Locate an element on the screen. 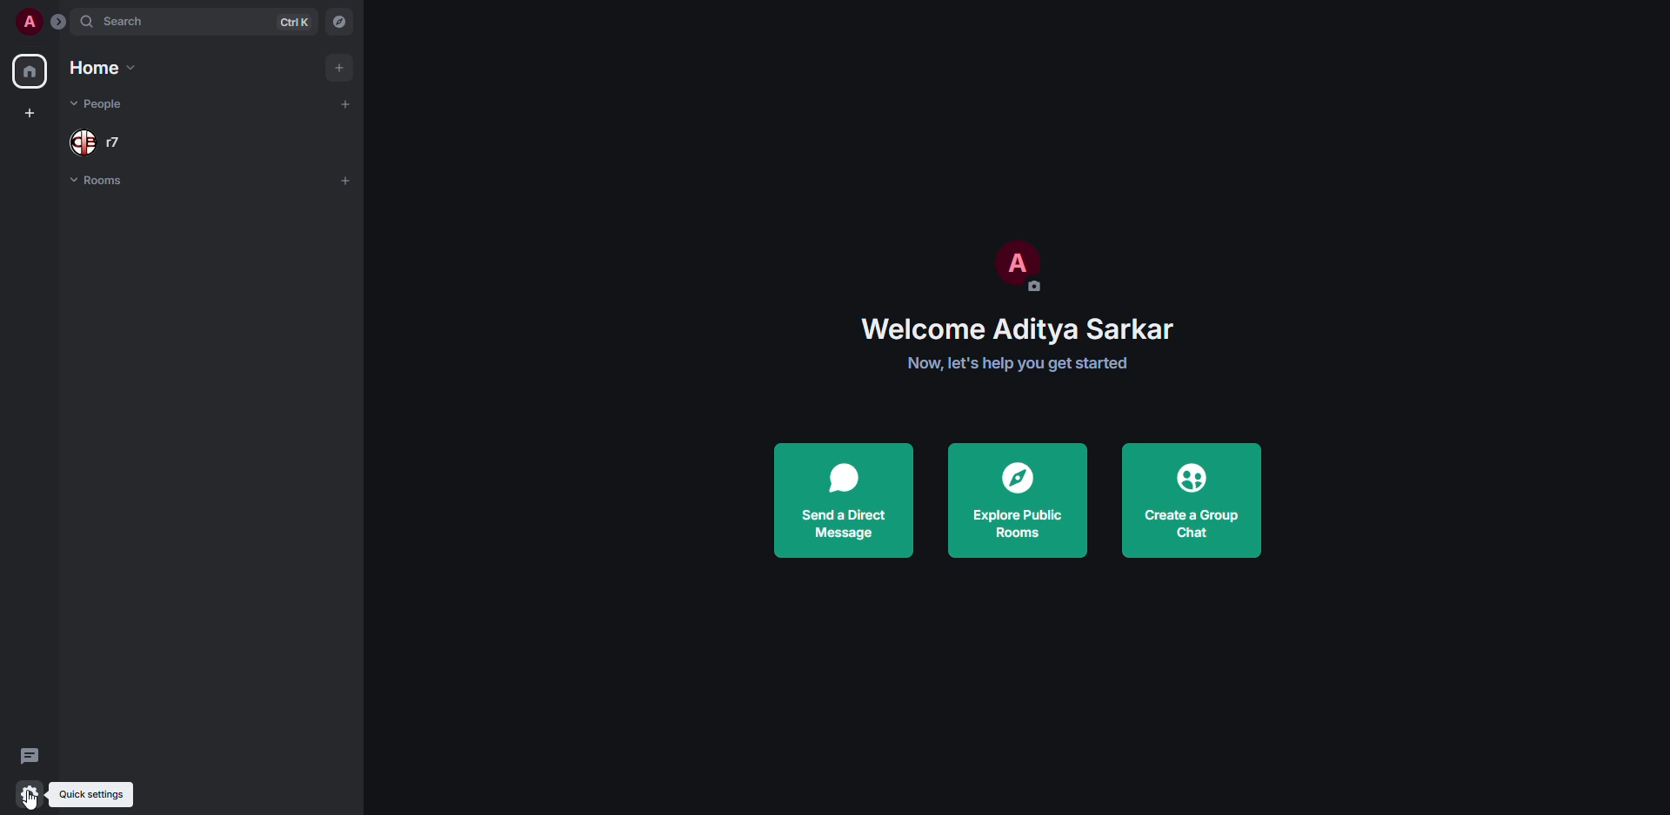  explore public rooms is located at coordinates (1014, 502).